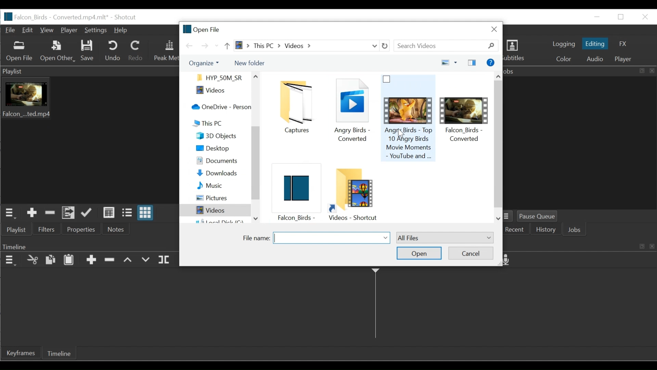  I want to click on Cursor, so click(72, 214).